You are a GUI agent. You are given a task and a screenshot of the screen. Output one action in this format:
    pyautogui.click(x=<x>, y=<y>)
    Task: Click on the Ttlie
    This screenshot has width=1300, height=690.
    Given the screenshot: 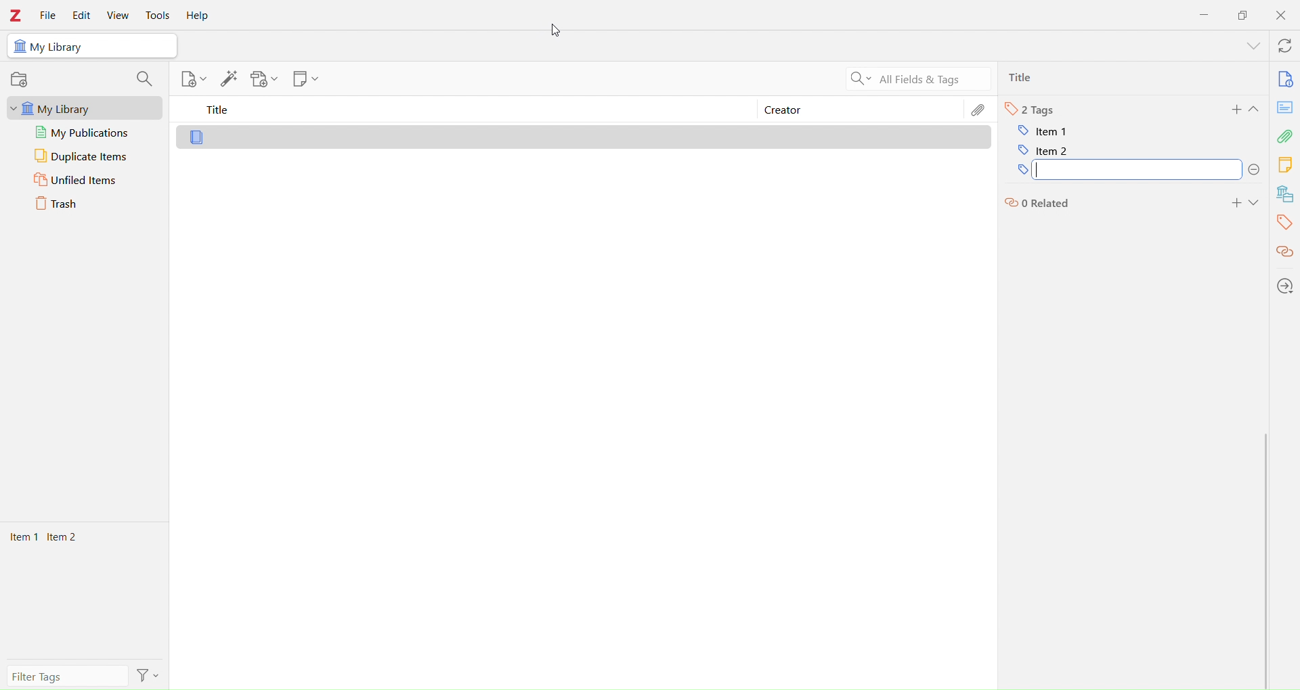 What is the action you would take?
    pyautogui.click(x=1024, y=77)
    